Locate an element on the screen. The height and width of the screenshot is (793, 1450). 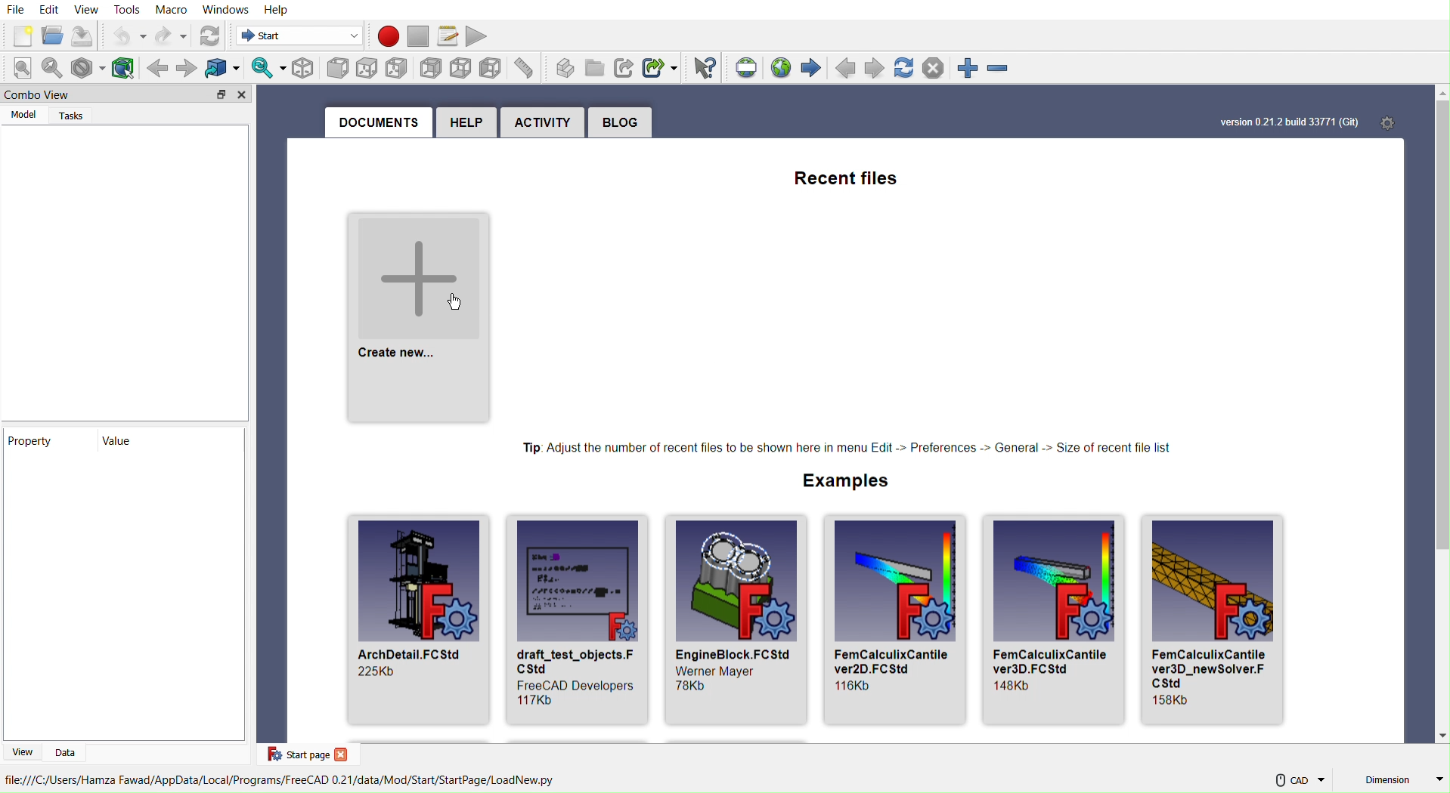
Show selection bounding box is located at coordinates (125, 67).